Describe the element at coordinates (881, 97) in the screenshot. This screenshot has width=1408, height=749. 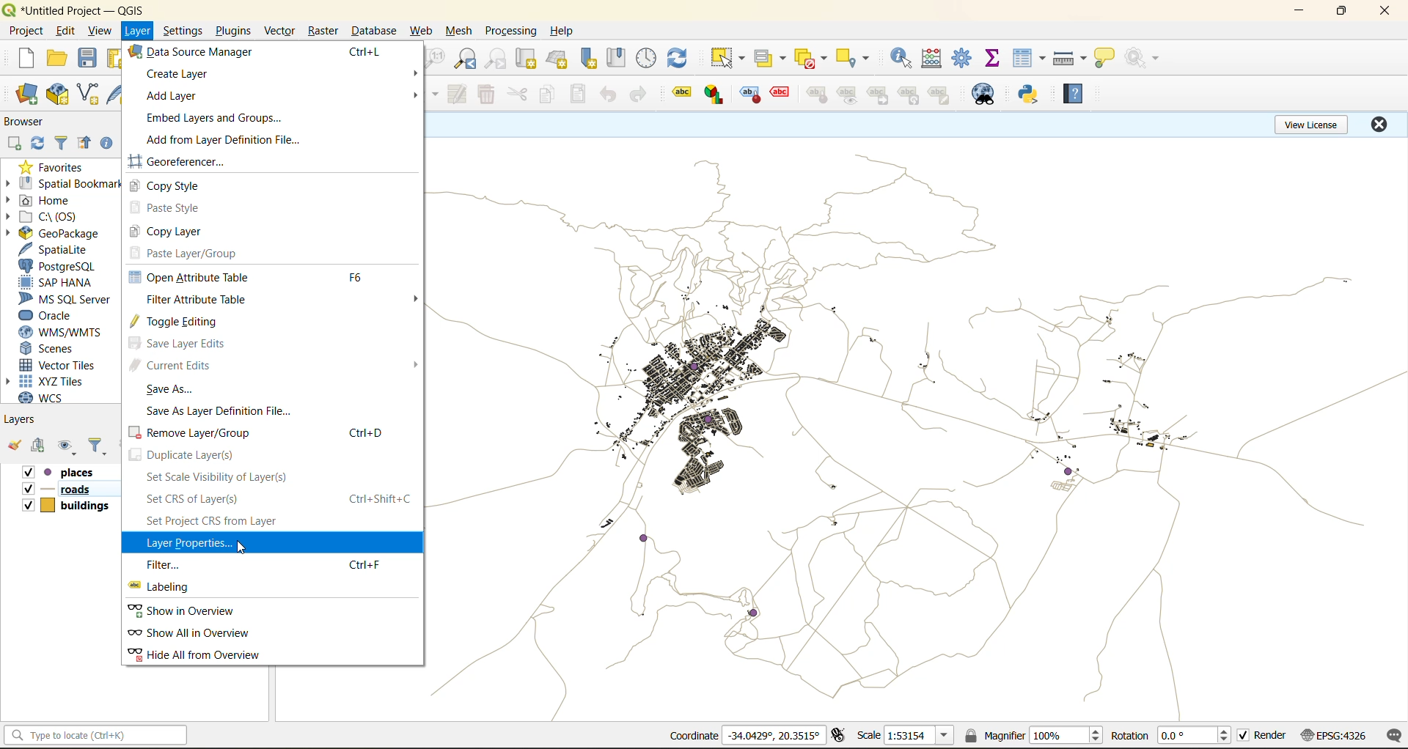
I see `label tool 7` at that location.